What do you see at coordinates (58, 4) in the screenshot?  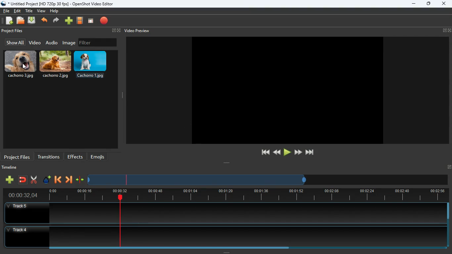 I see `* Untitled Project [HD 720p 30 fps] - OpenShot Video Editor` at bounding box center [58, 4].